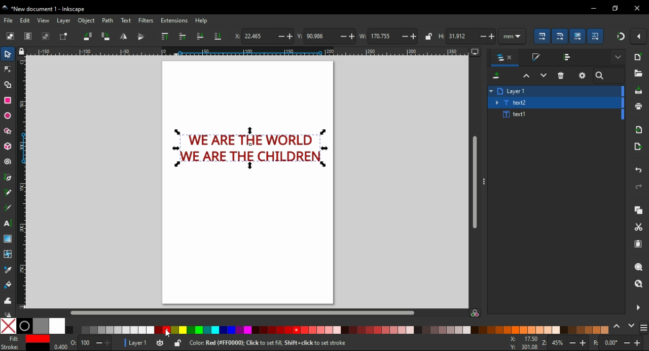 This screenshot has width=649, height=351. What do you see at coordinates (200, 36) in the screenshot?
I see `lower` at bounding box center [200, 36].